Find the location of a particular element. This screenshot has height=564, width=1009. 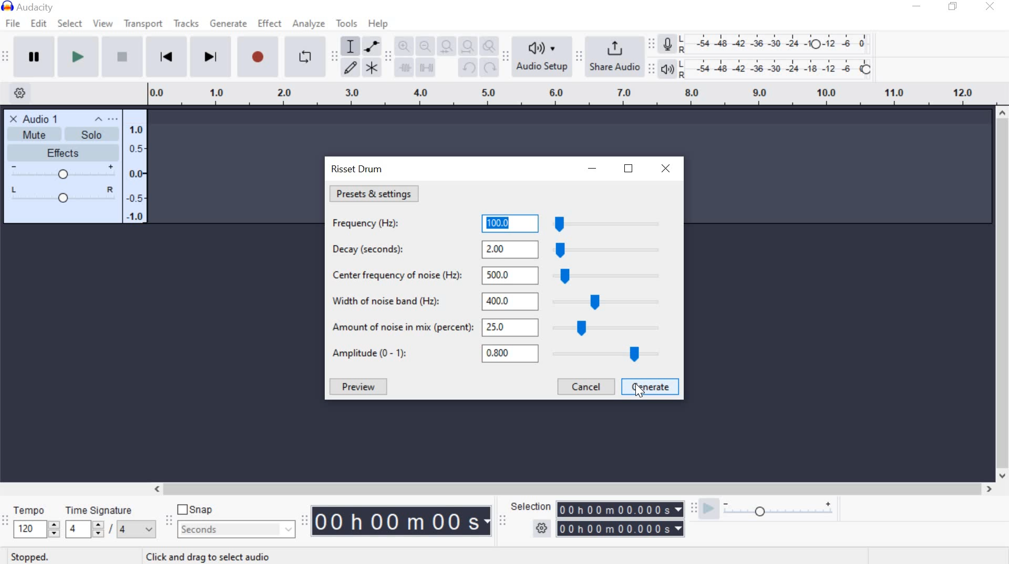

RESTORE DOWN is located at coordinates (628, 171).